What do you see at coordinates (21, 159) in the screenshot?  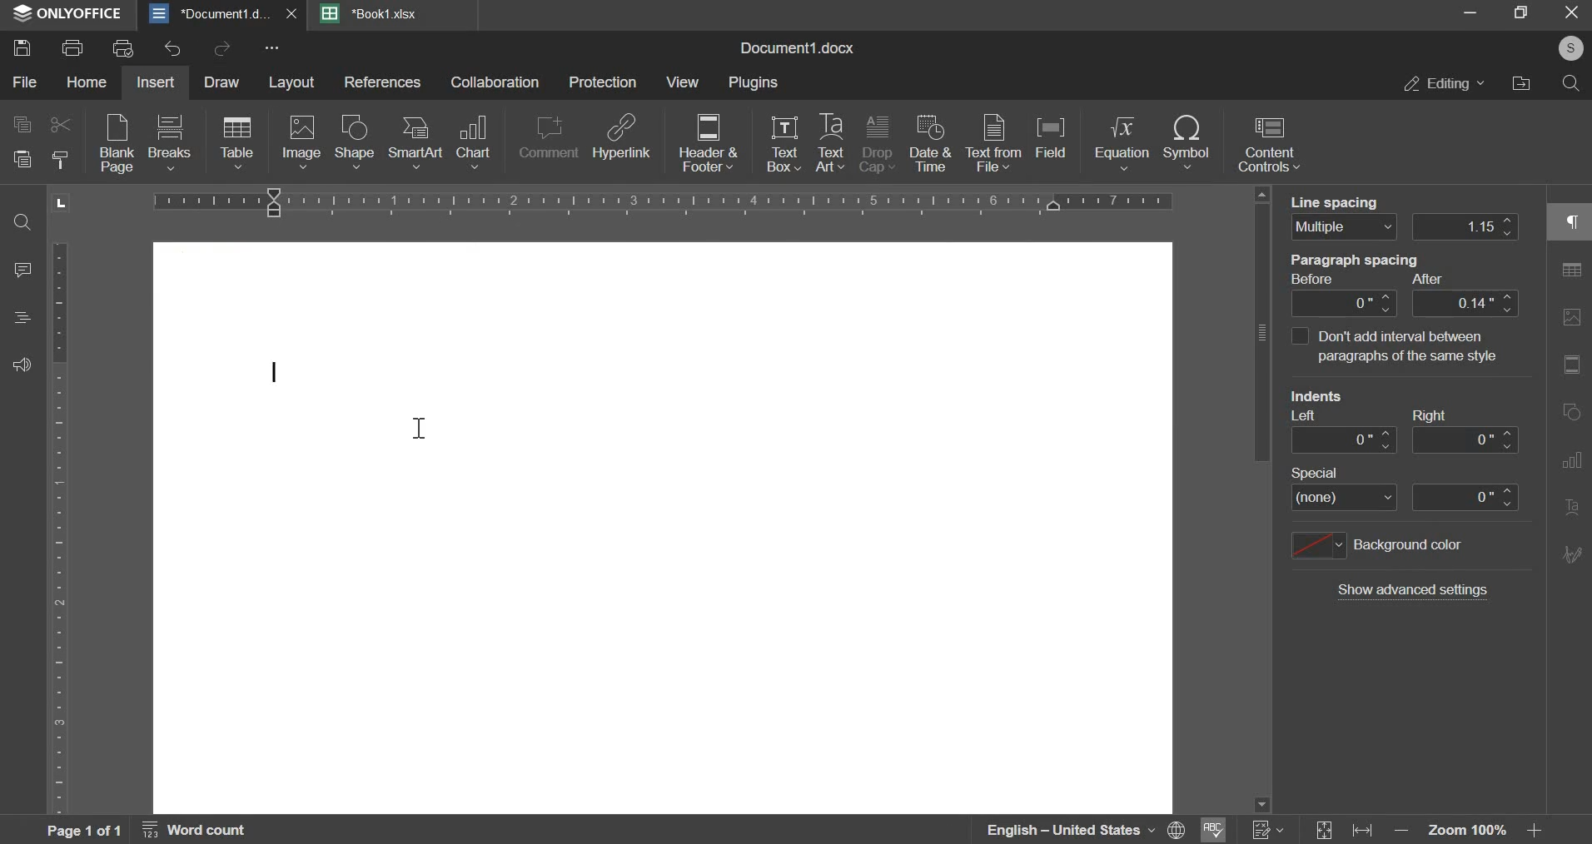 I see `paste` at bounding box center [21, 159].